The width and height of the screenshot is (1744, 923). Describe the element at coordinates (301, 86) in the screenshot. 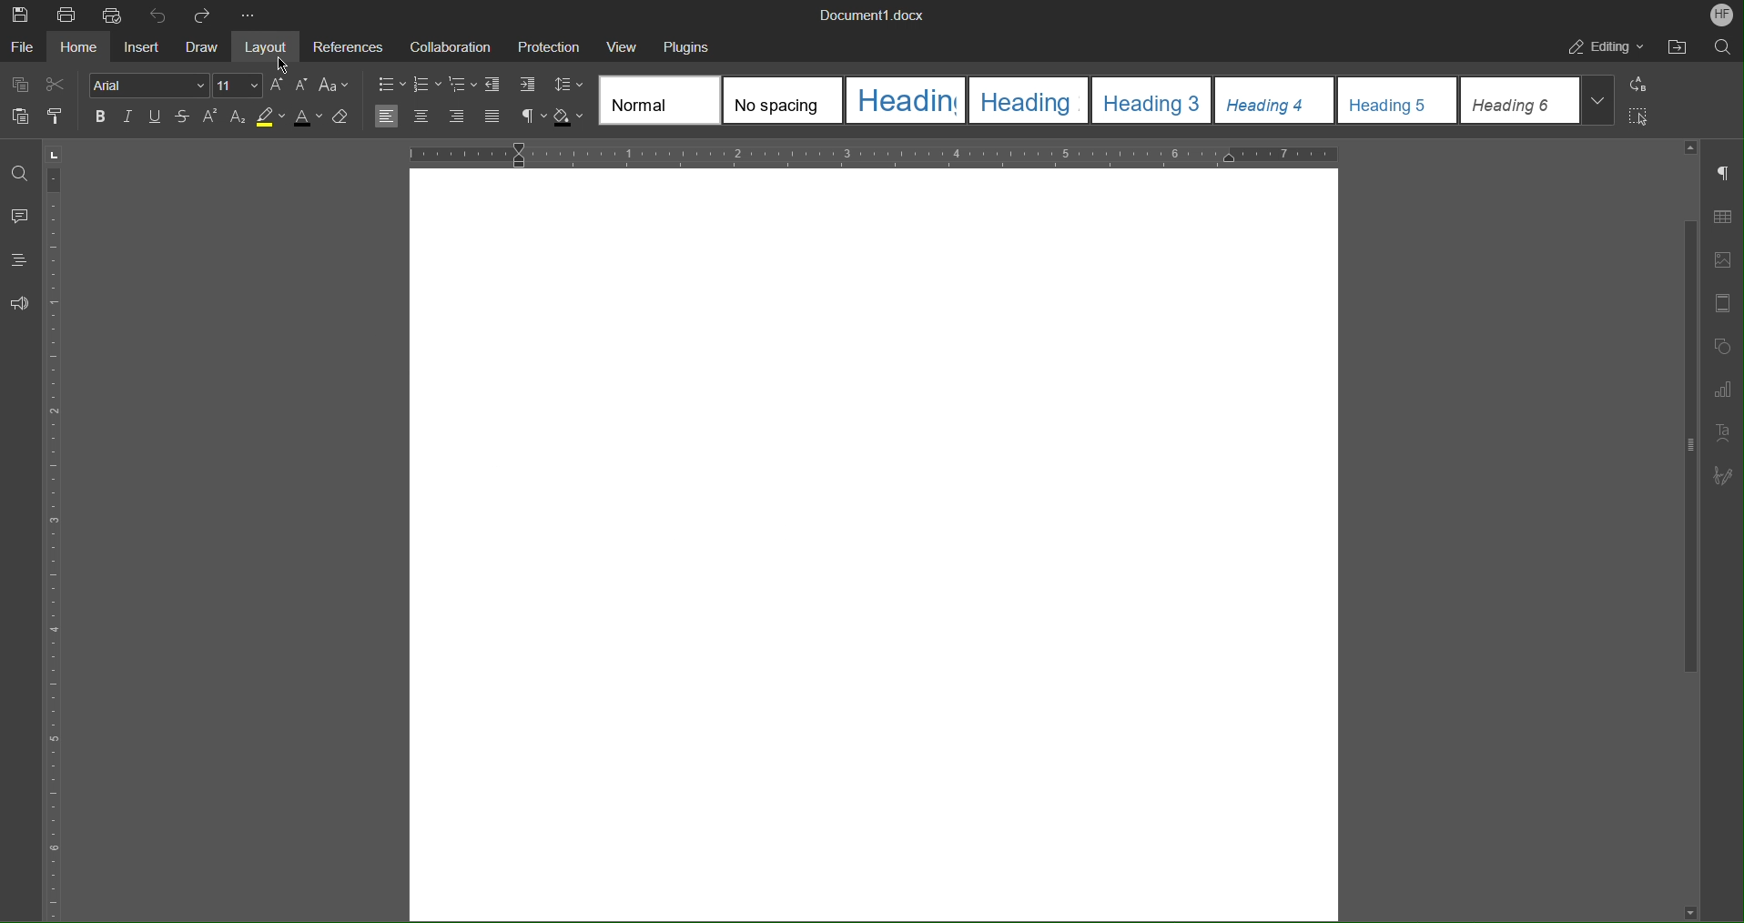

I see `Decrease size` at that location.